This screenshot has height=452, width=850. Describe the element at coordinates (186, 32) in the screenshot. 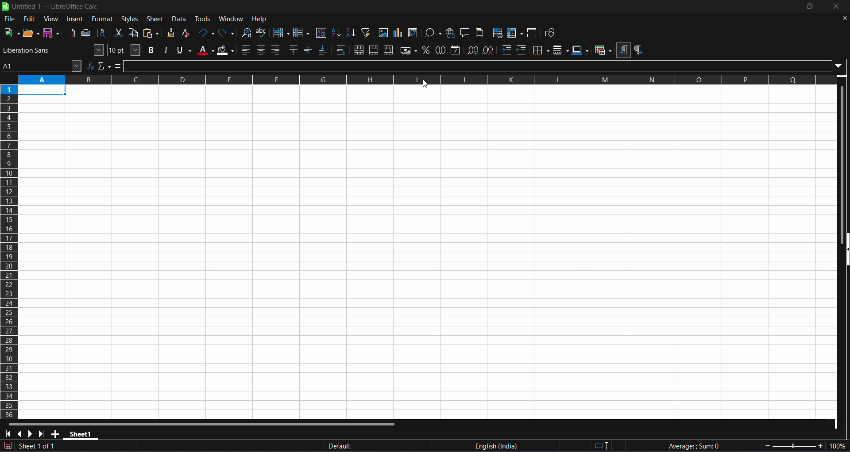

I see `clear direct formatting` at that location.